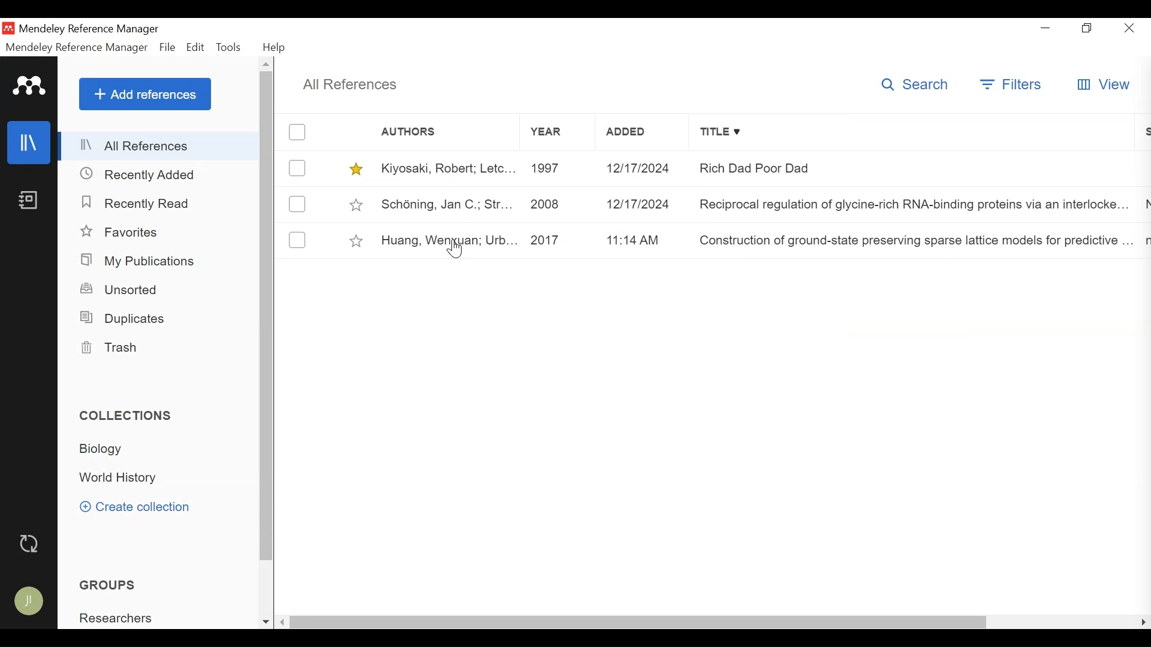 The height and width of the screenshot is (647, 1151). What do you see at coordinates (297, 132) in the screenshot?
I see `(un)select` at bounding box center [297, 132].